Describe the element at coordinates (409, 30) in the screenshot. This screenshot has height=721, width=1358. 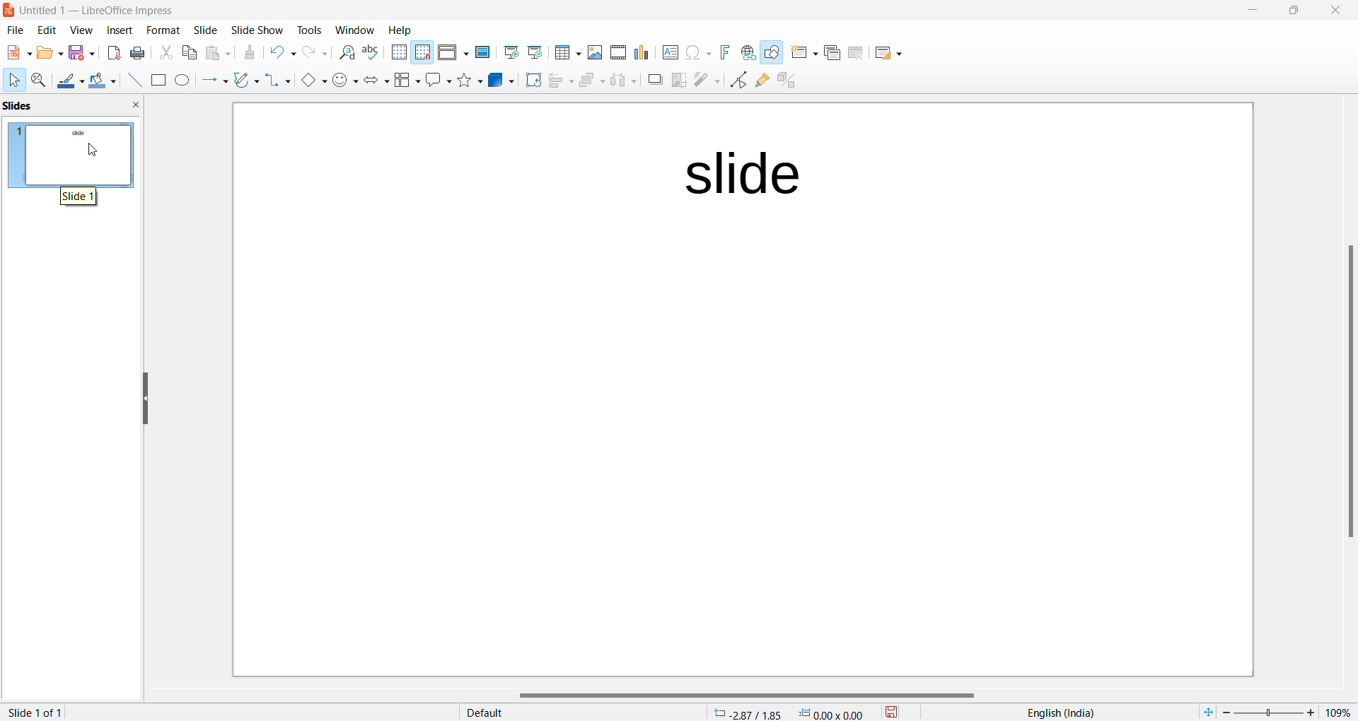
I see `Help` at that location.